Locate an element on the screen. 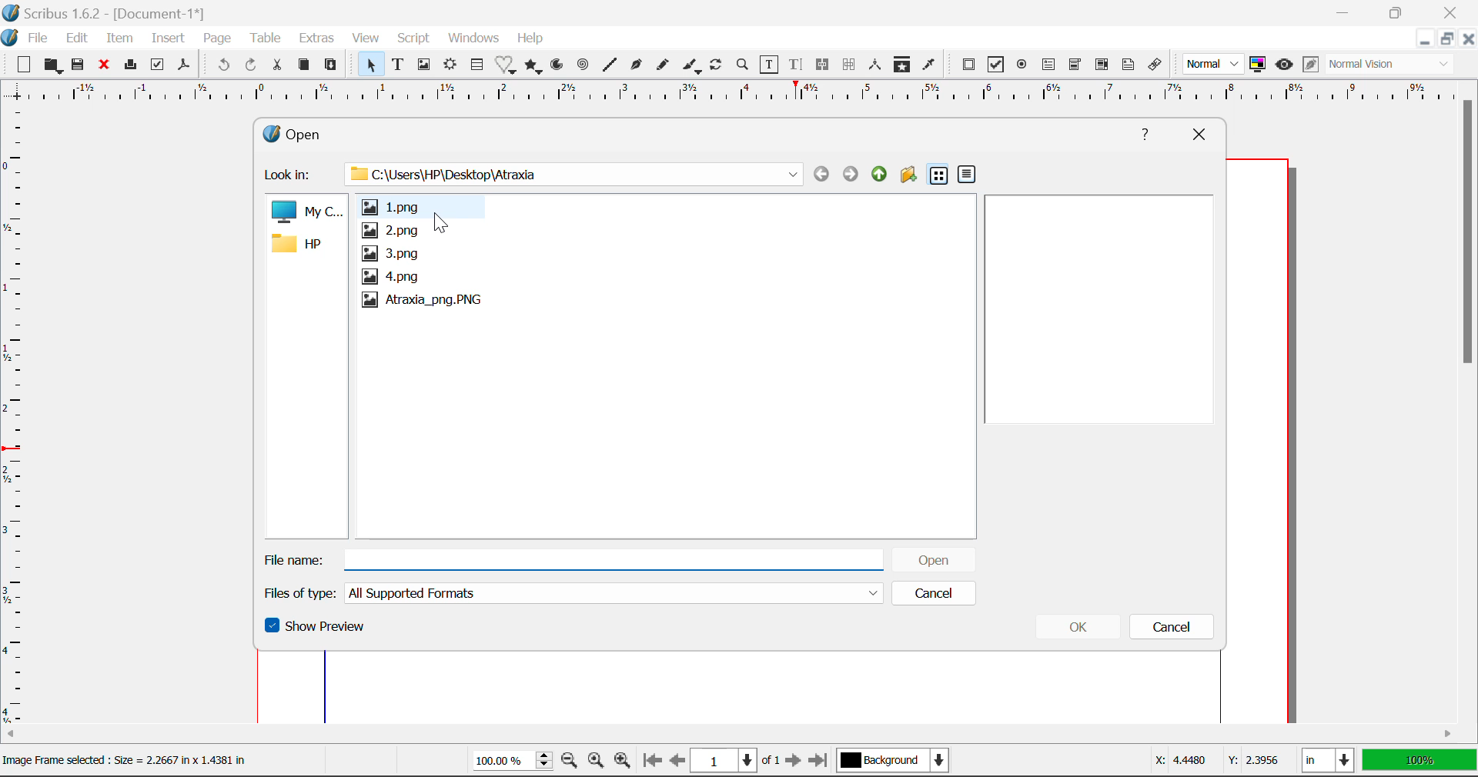  File is located at coordinates (38, 38).